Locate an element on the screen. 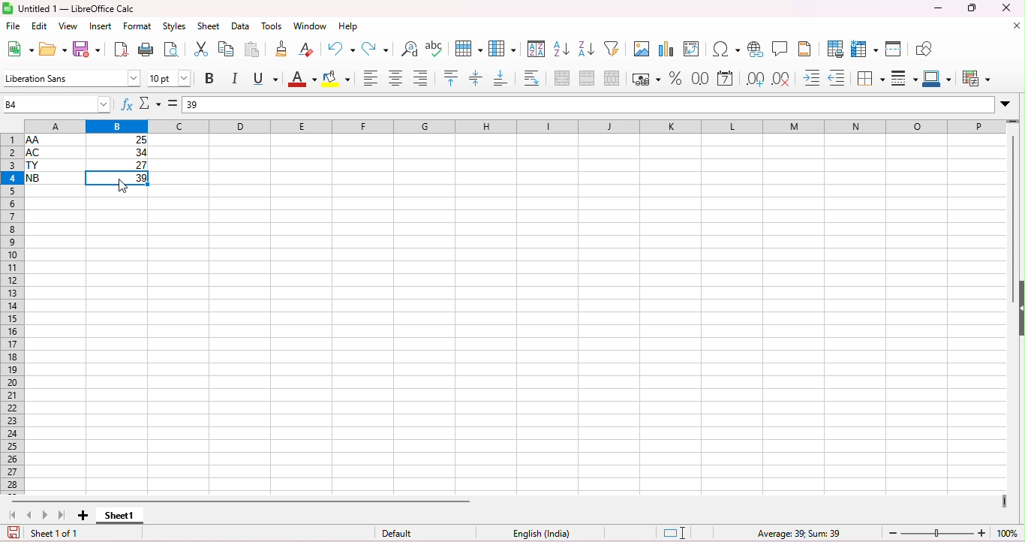  standard selection is located at coordinates (675, 534).